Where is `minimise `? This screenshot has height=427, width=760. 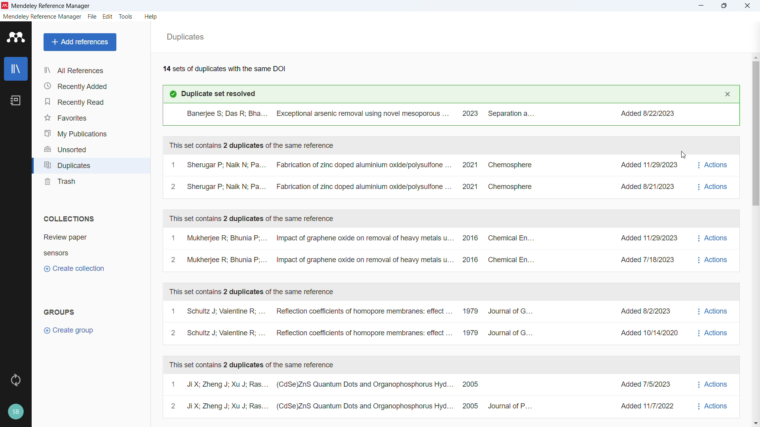 minimise  is located at coordinates (701, 6).